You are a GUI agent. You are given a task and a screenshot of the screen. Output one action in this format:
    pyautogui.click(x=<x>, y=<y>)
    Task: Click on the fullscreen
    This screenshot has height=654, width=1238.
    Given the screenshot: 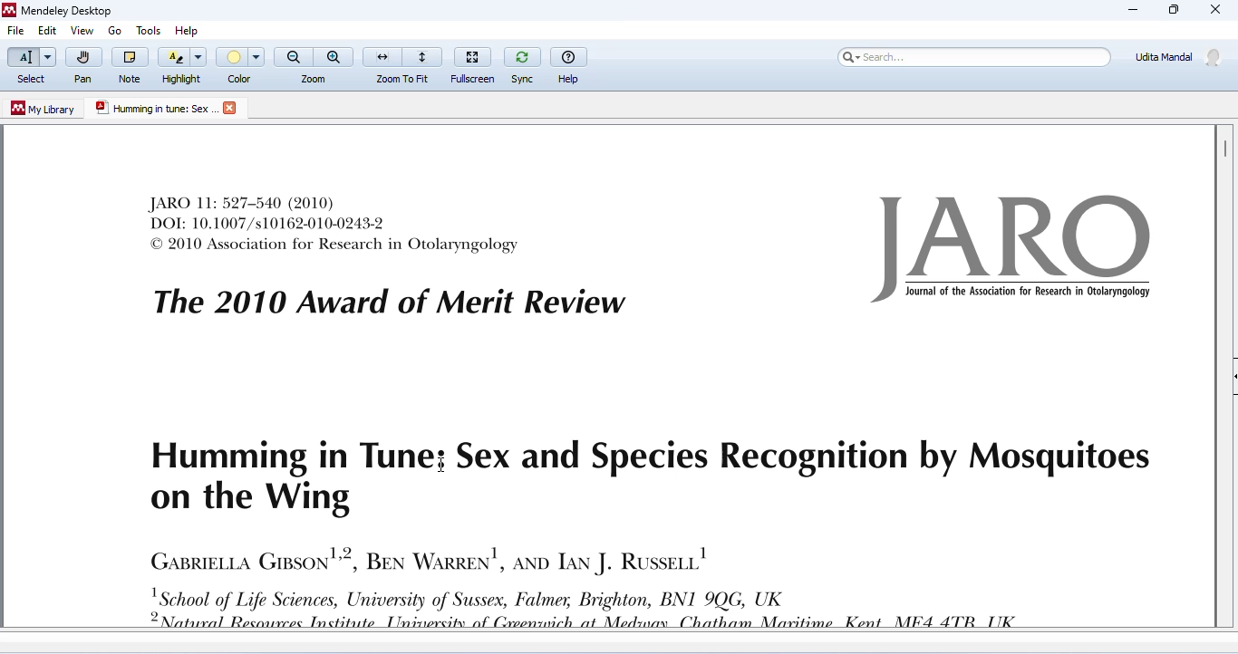 What is the action you would take?
    pyautogui.click(x=475, y=63)
    